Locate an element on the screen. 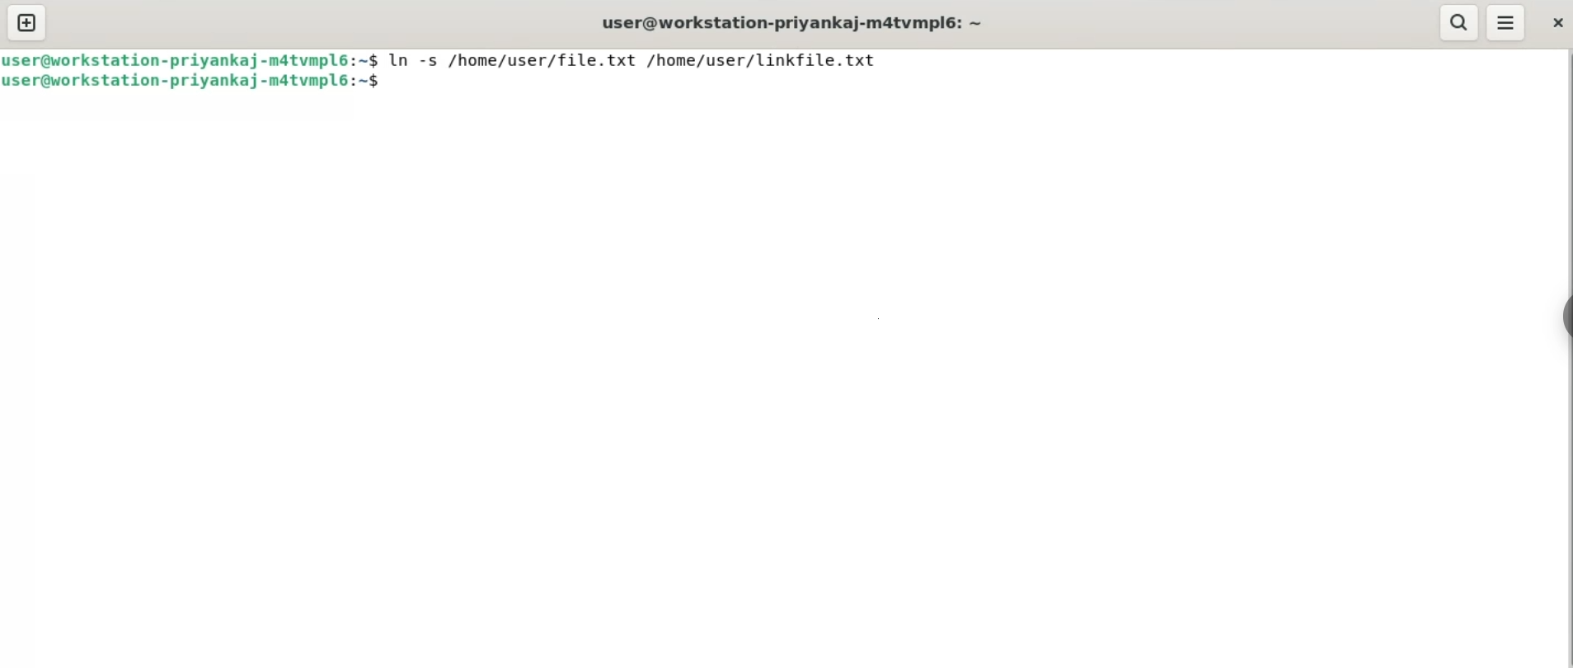 This screenshot has height=668, width=1573. close is located at coordinates (1551, 21).